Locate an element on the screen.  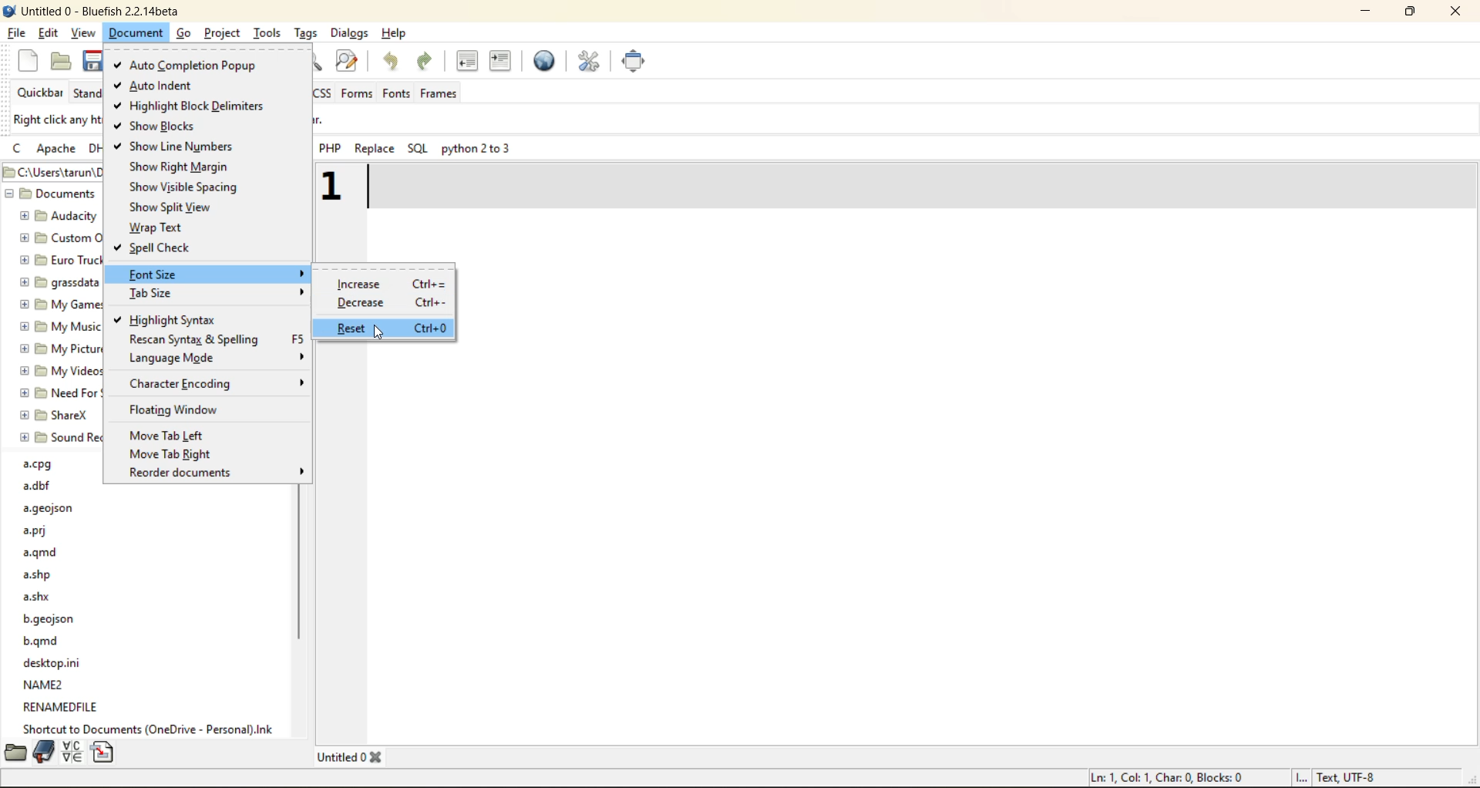
name2 is located at coordinates (45, 685).